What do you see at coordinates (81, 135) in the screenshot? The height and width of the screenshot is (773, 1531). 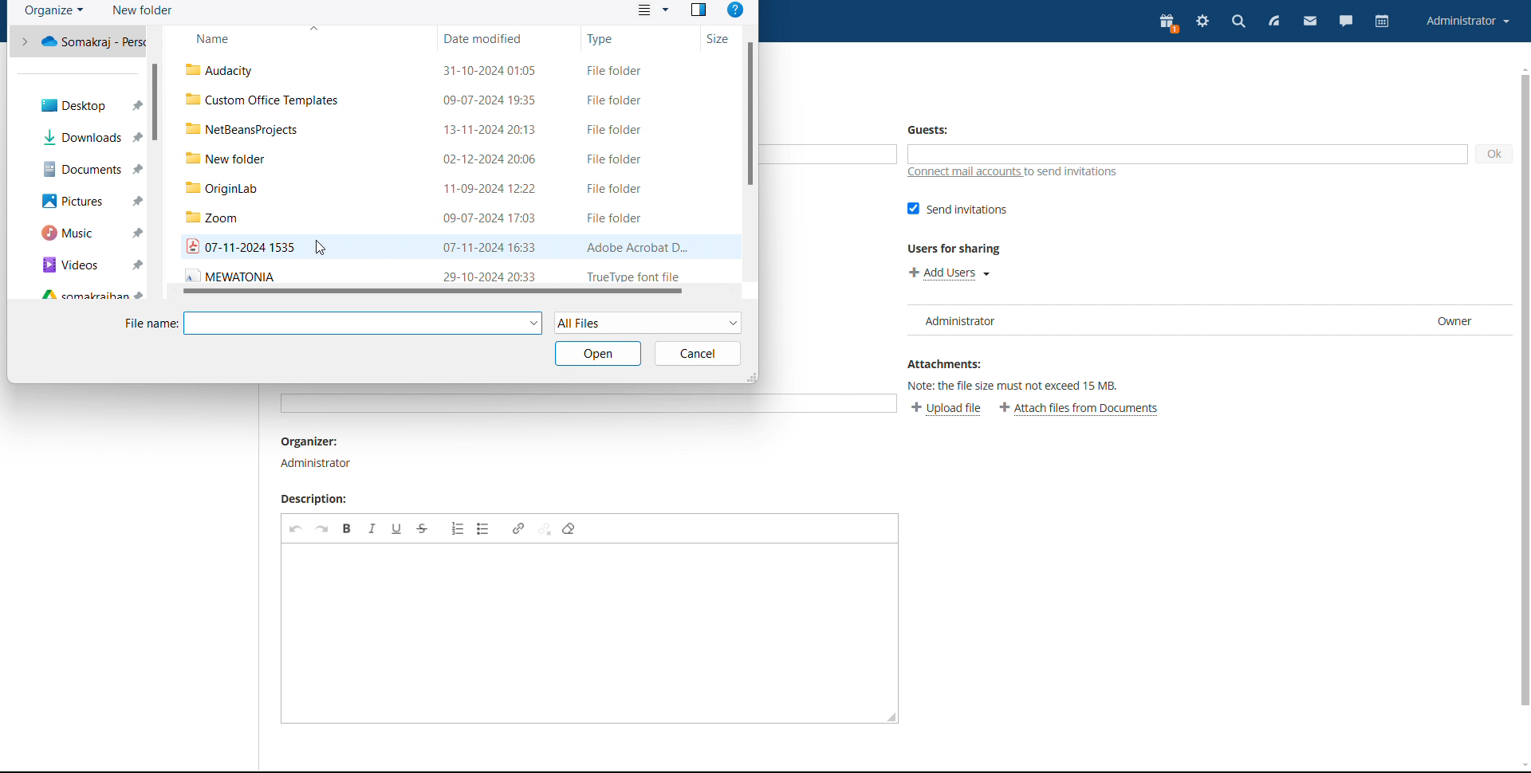 I see `` at bounding box center [81, 135].